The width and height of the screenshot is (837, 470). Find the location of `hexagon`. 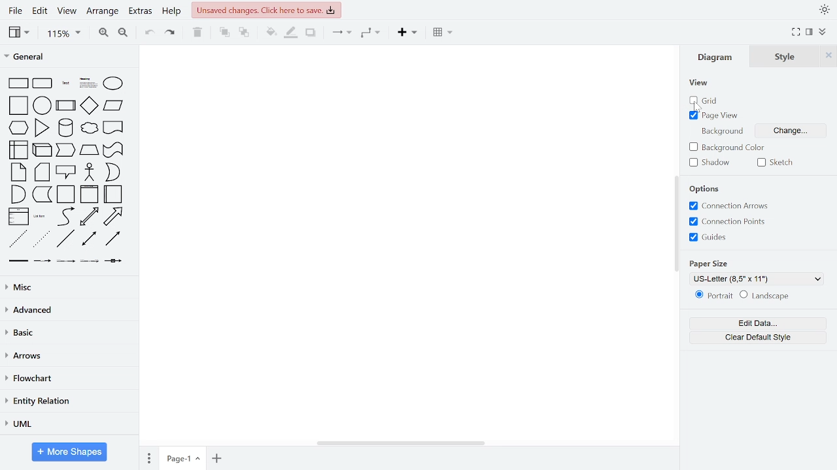

hexagon is located at coordinates (19, 129).